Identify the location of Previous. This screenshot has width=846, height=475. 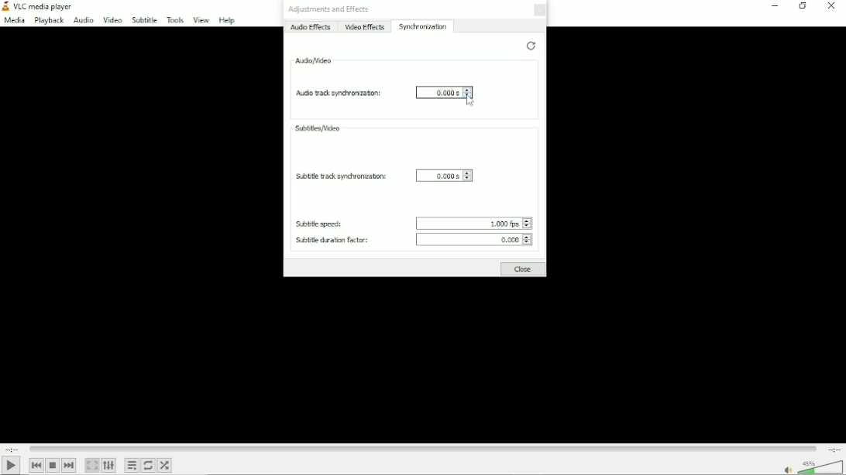
(36, 466).